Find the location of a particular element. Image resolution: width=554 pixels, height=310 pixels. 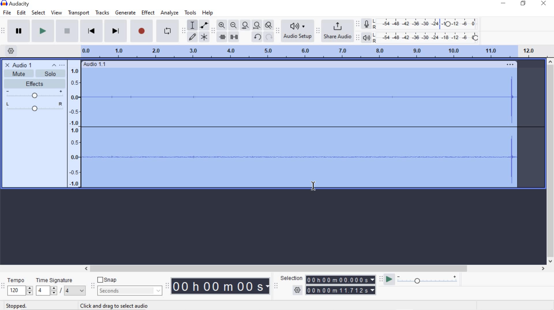

Stop is located at coordinates (66, 31).